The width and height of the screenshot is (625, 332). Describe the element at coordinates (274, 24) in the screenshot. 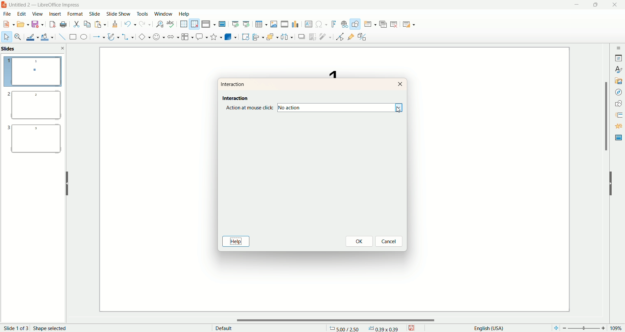

I see `insert image` at that location.